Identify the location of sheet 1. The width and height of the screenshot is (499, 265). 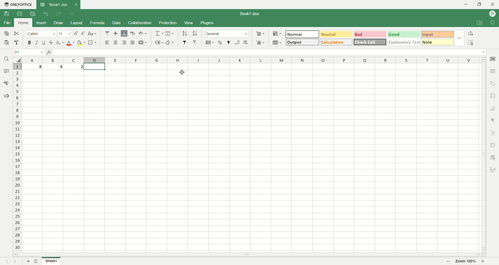
(51, 261).